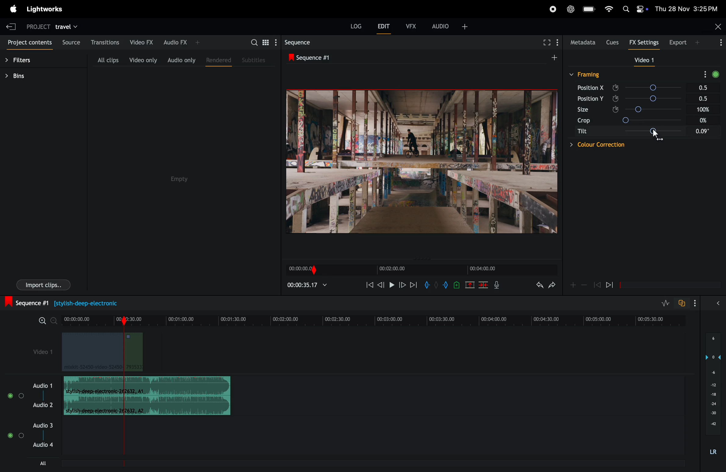  What do you see at coordinates (24, 58) in the screenshot?
I see `filters` at bounding box center [24, 58].